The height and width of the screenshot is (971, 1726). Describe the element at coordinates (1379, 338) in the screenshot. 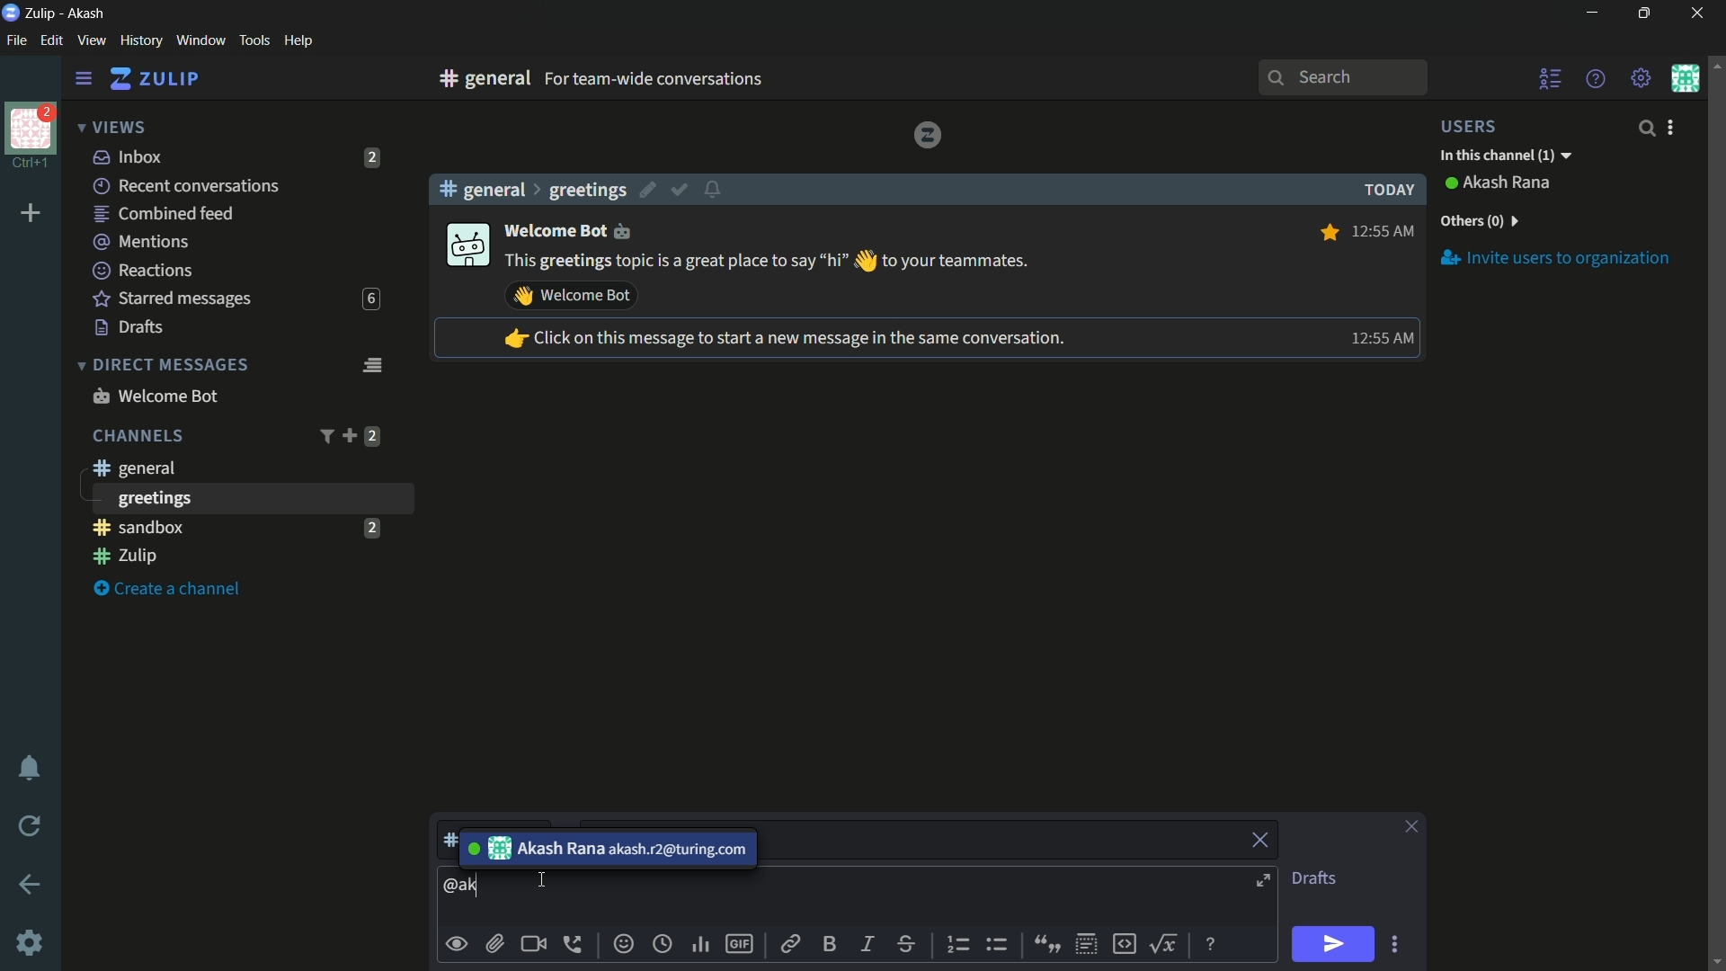

I see `12: 55 AM` at that location.